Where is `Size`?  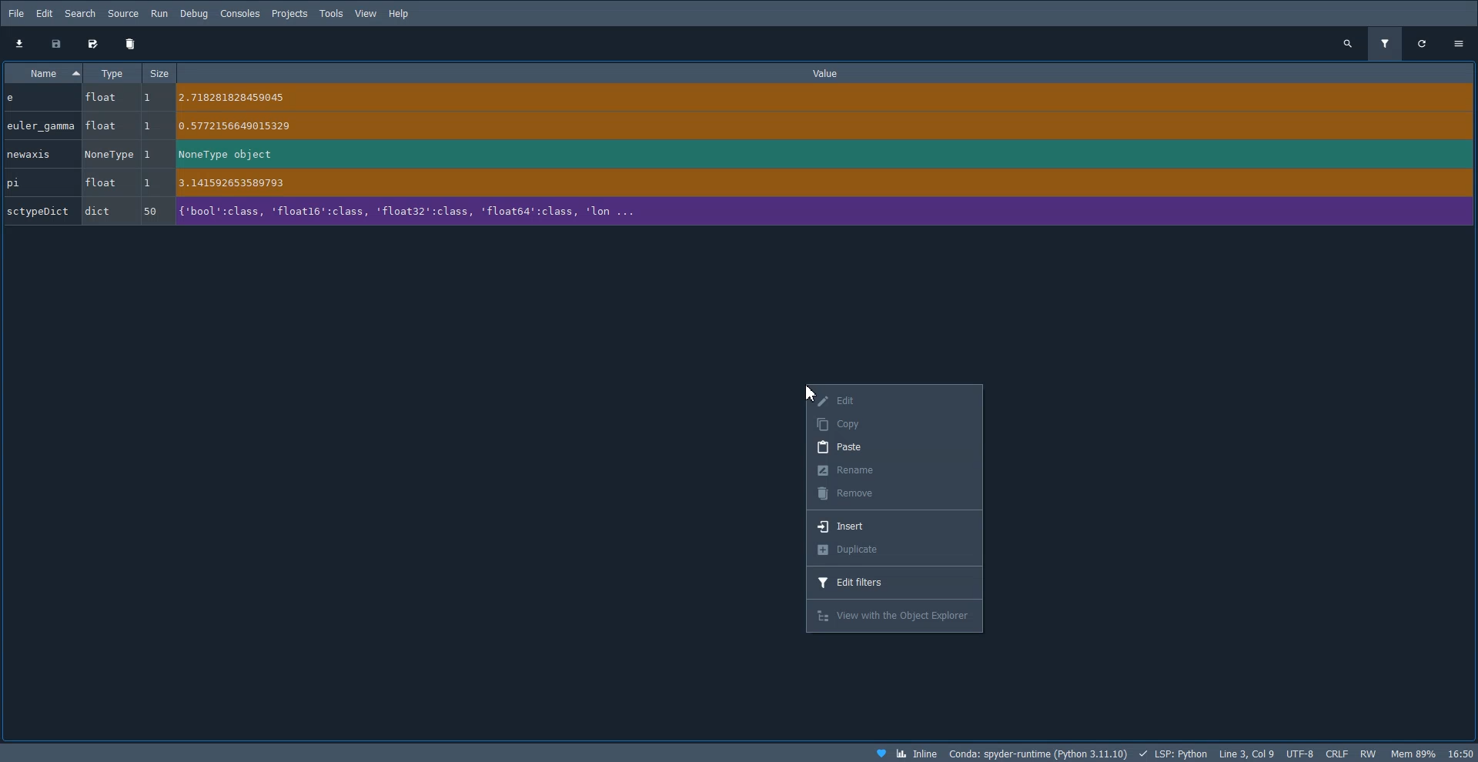
Size is located at coordinates (159, 72).